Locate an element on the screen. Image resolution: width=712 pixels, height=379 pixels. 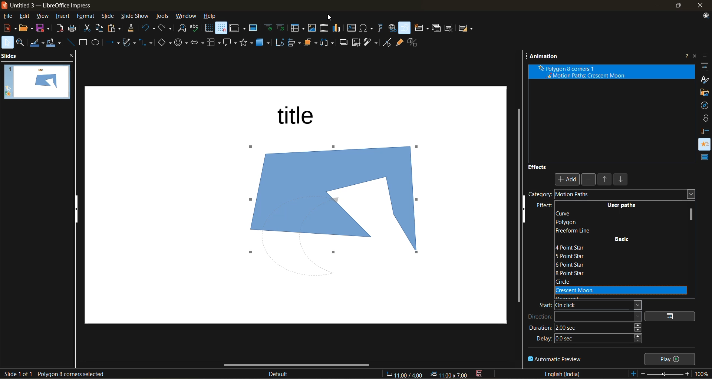
snap to grid is located at coordinates (221, 29).